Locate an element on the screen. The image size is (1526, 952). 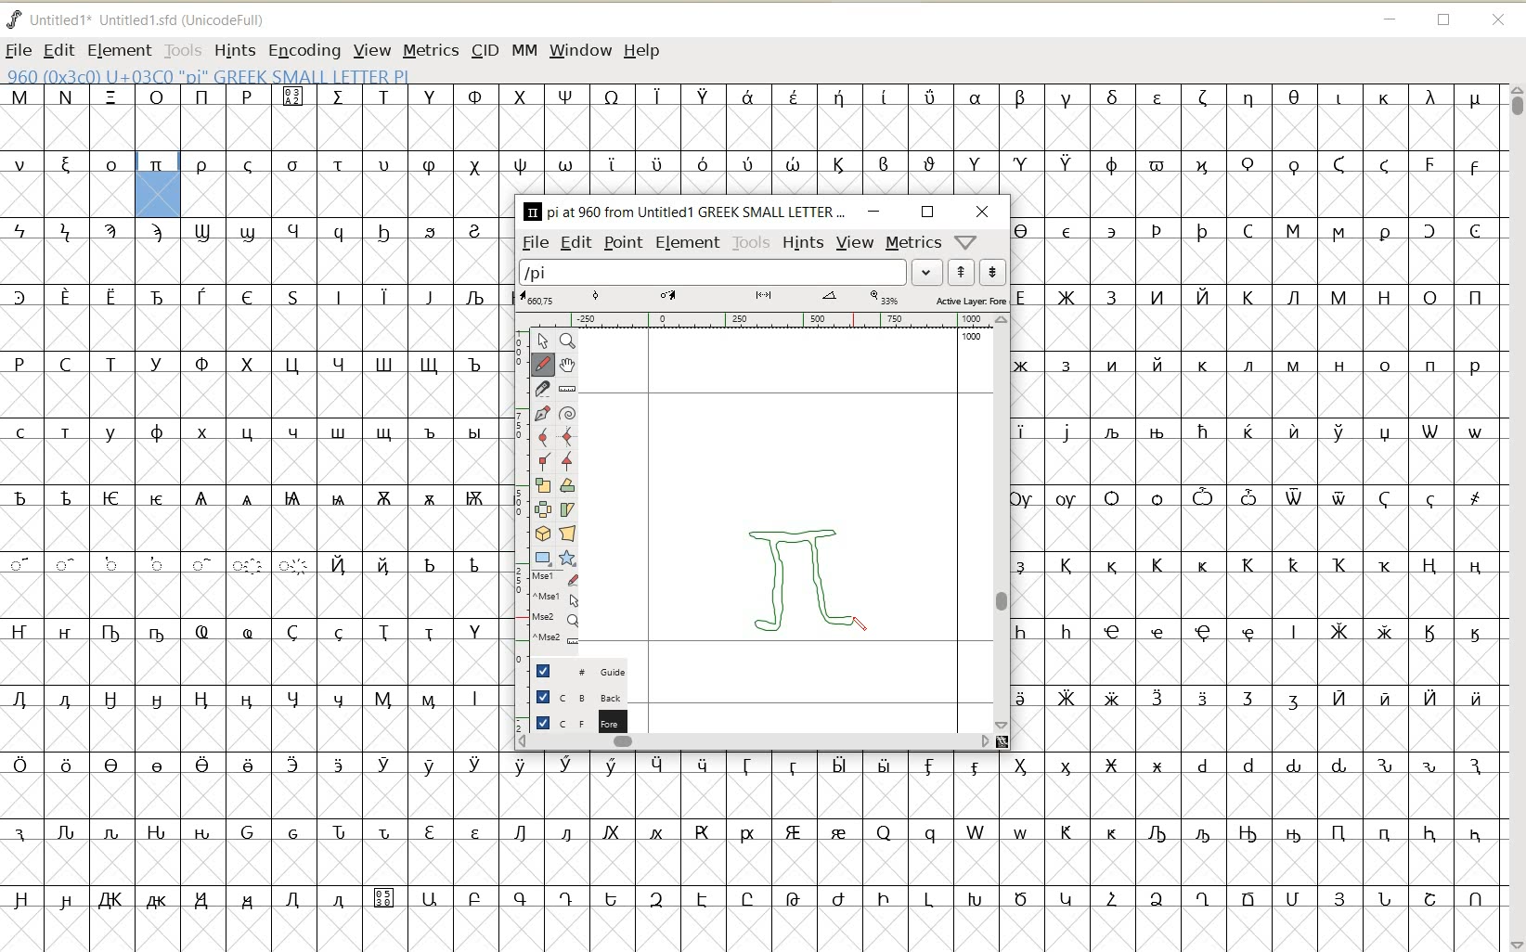
scroll by hand is located at coordinates (567, 366).